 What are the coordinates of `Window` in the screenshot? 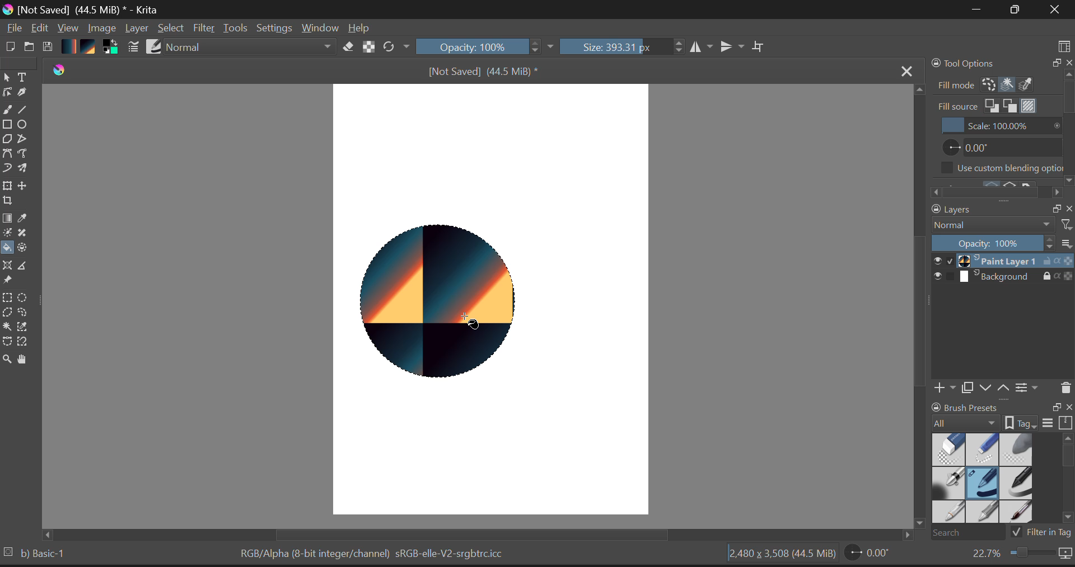 It's located at (319, 27).